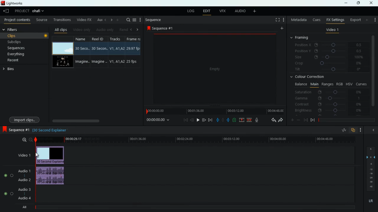 The image size is (378, 212). I want to click on , so click(46, 36).